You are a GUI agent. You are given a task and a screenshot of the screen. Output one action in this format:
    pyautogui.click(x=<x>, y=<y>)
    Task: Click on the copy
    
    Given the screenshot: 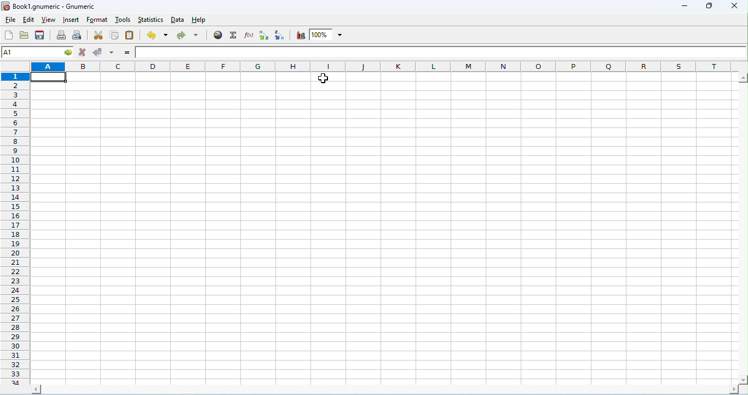 What is the action you would take?
    pyautogui.click(x=115, y=36)
    